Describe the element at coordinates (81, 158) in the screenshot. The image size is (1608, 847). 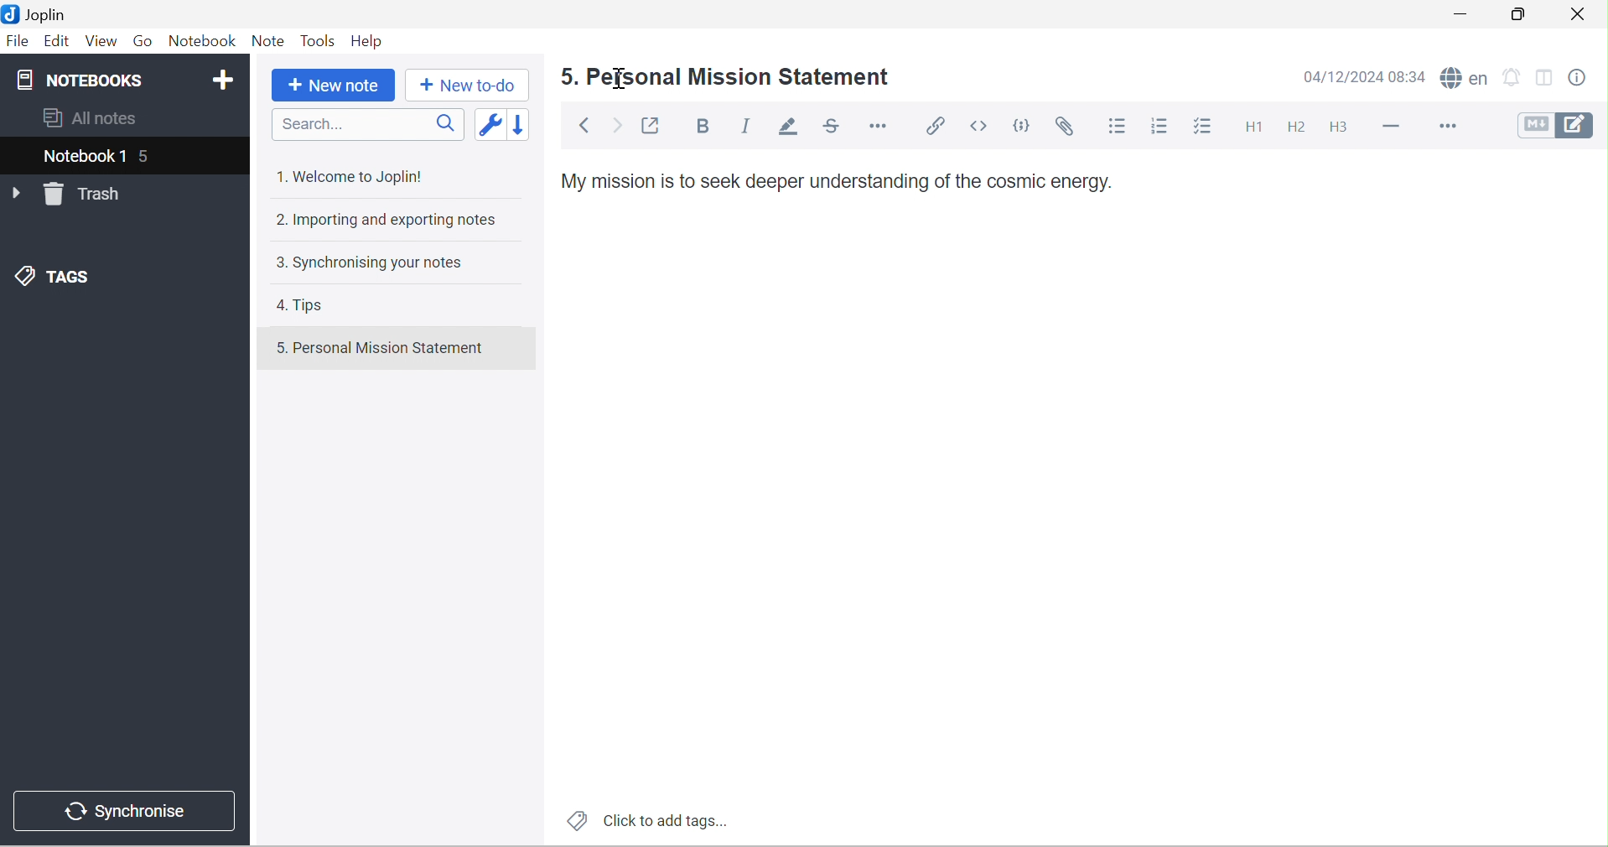
I see `Notebook 1` at that location.